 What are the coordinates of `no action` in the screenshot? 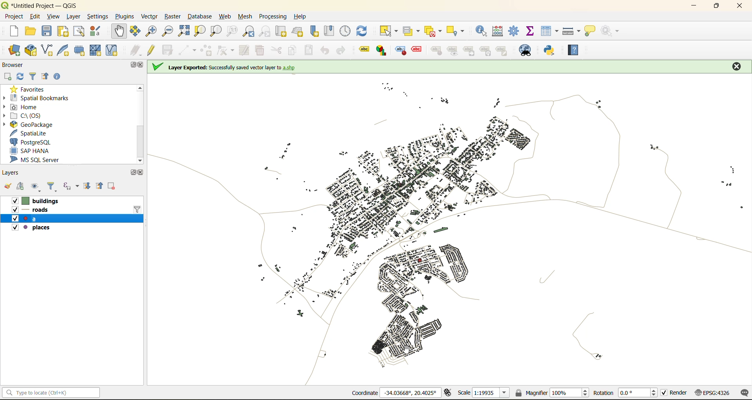 It's located at (613, 31).